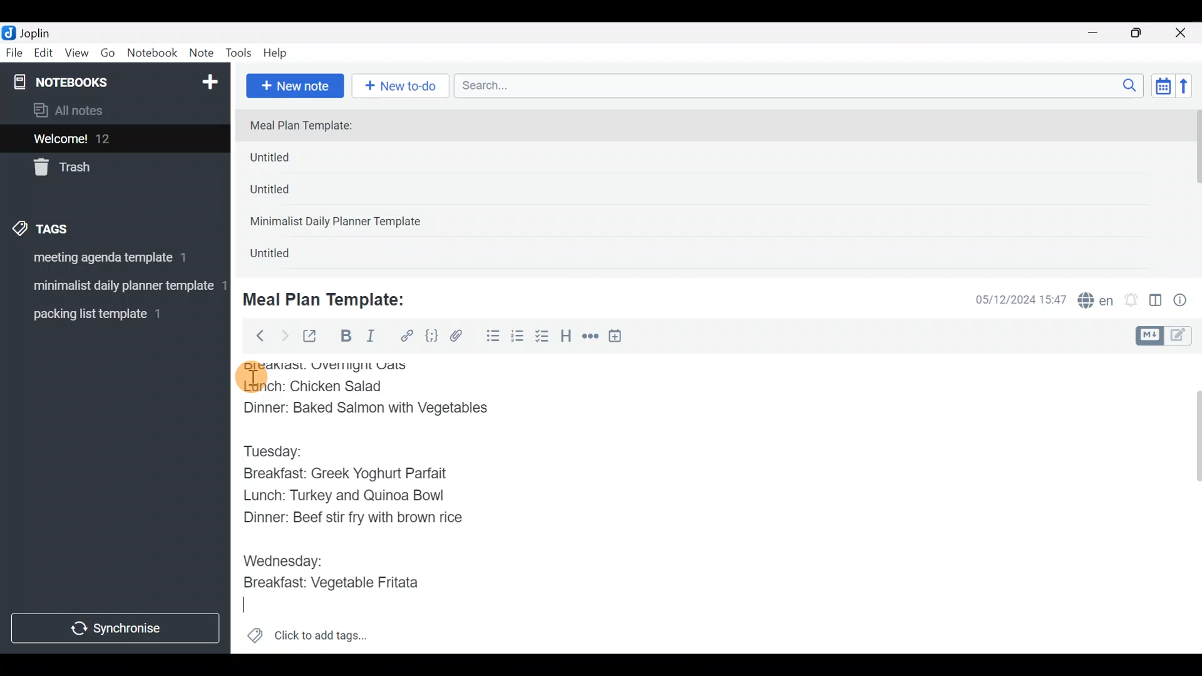  I want to click on Back, so click(255, 335).